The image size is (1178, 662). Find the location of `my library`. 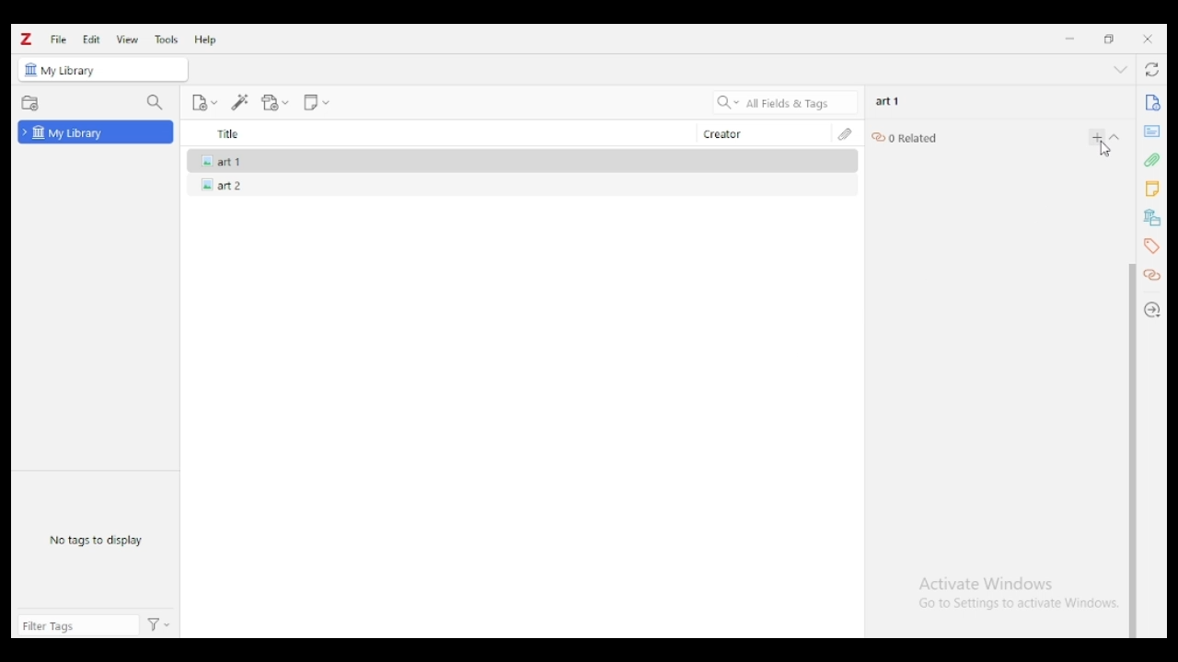

my library is located at coordinates (75, 72).